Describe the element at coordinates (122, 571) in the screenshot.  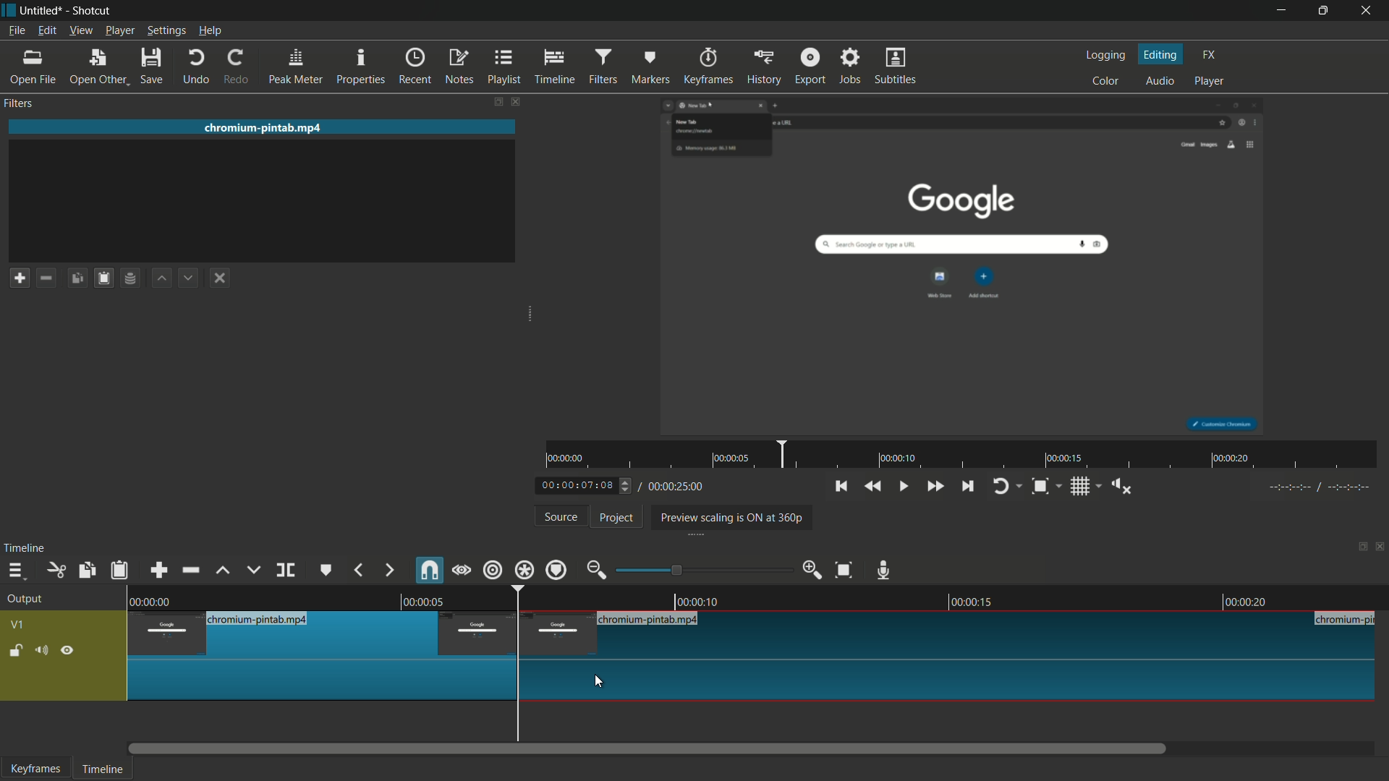
I see `paste` at that location.